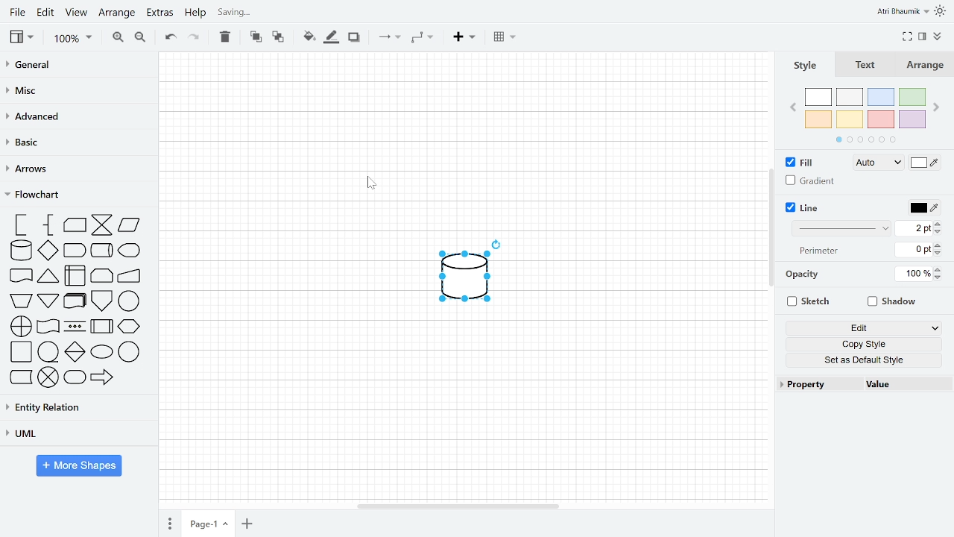 The image size is (954, 537). Describe the element at coordinates (19, 300) in the screenshot. I see `manual operation` at that location.